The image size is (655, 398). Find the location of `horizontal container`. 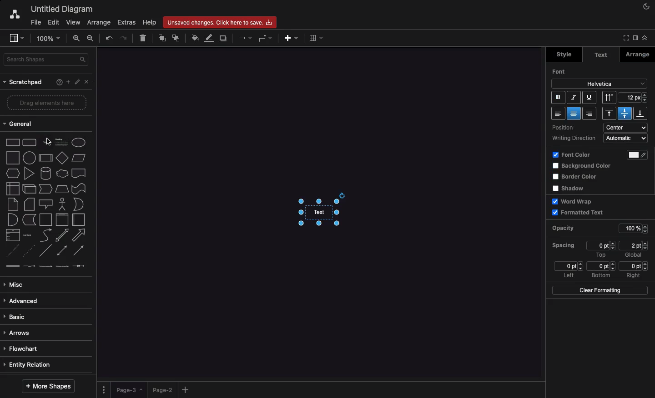

horizontal container is located at coordinates (79, 219).